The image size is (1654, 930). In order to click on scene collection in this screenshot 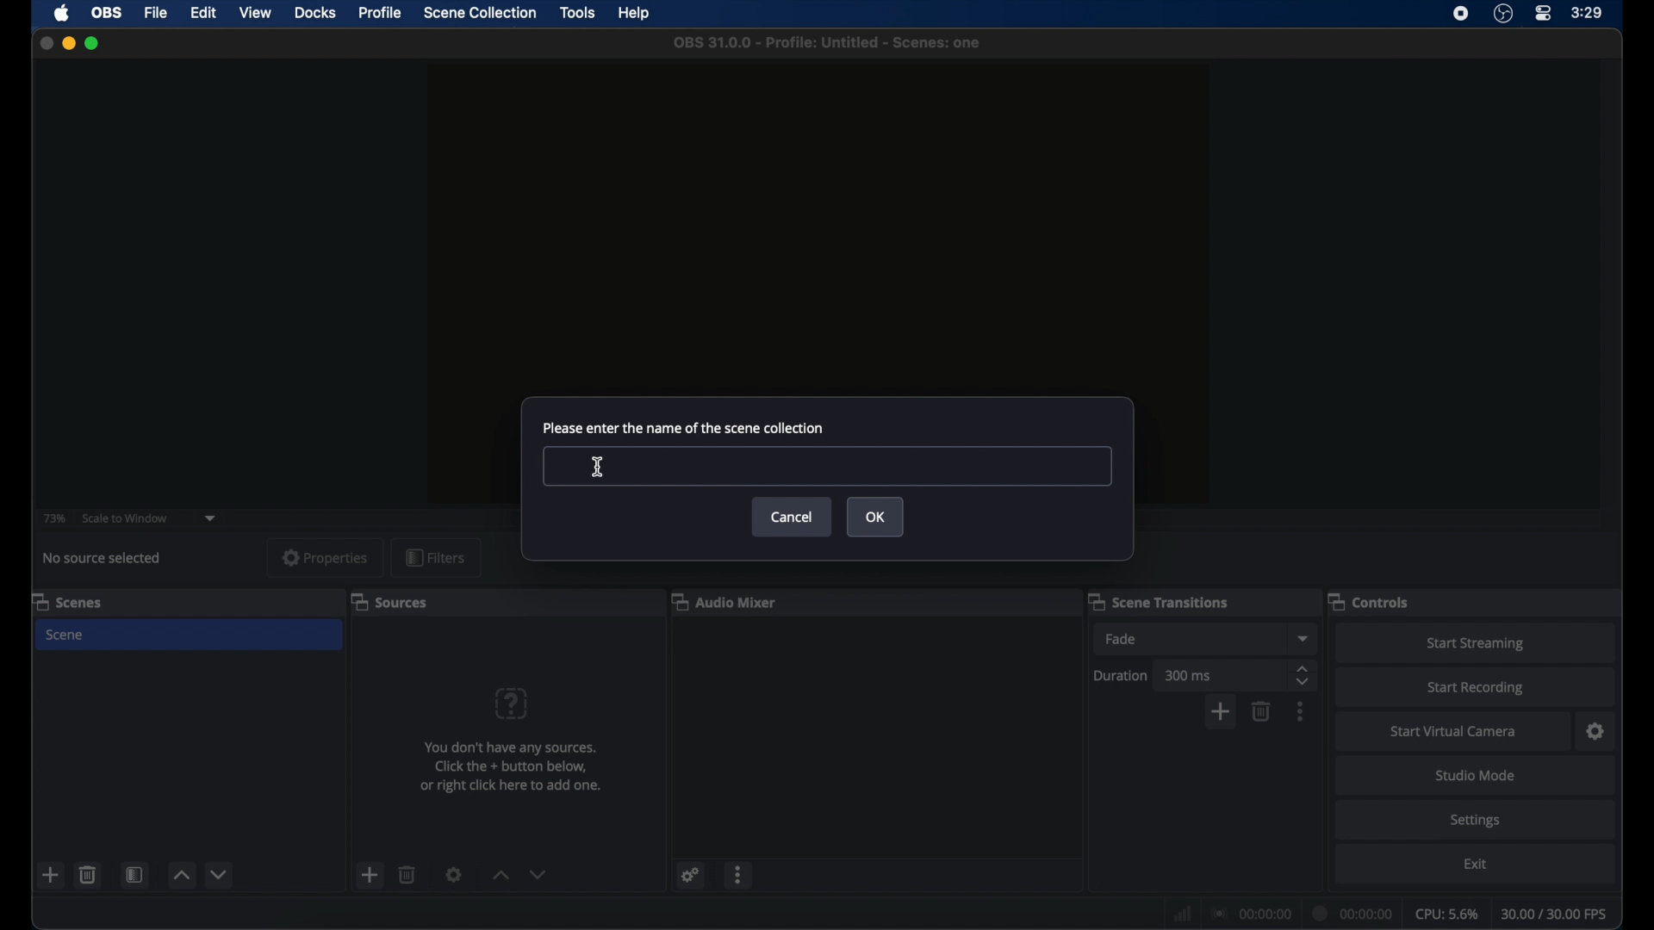, I will do `click(481, 13)`.